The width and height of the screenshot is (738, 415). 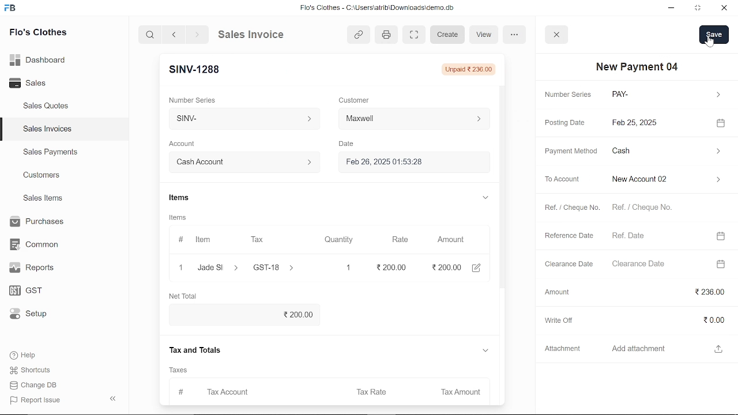 I want to click on SINV- , so click(x=242, y=118).